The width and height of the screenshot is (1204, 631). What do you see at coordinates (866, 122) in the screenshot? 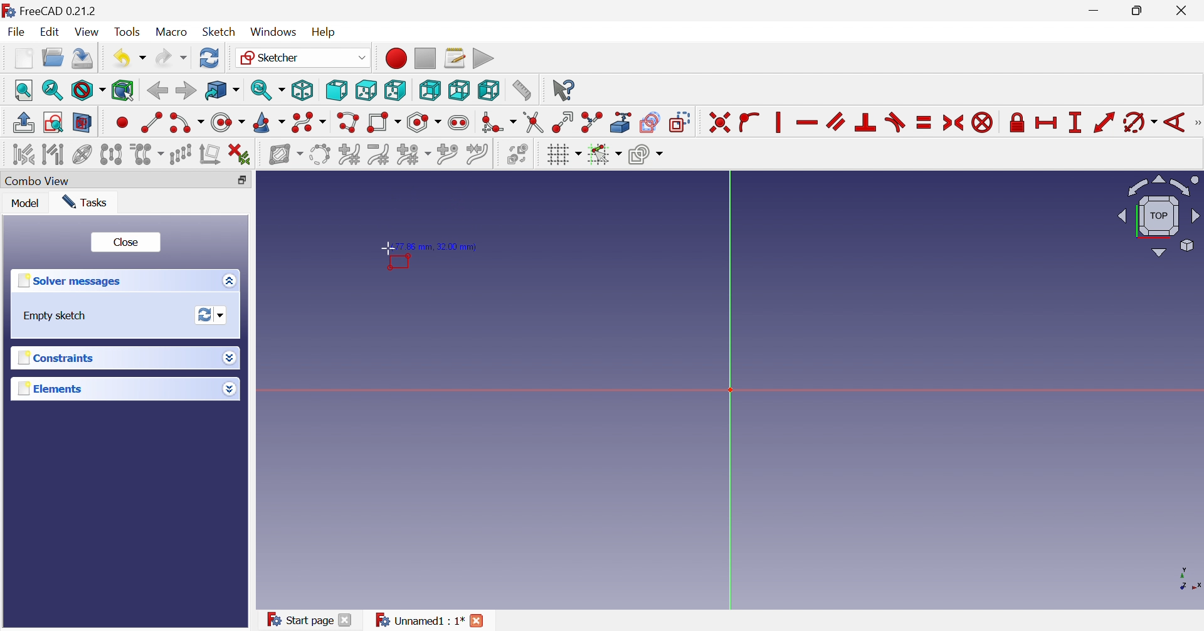
I see `Constrain perpendicular` at bounding box center [866, 122].